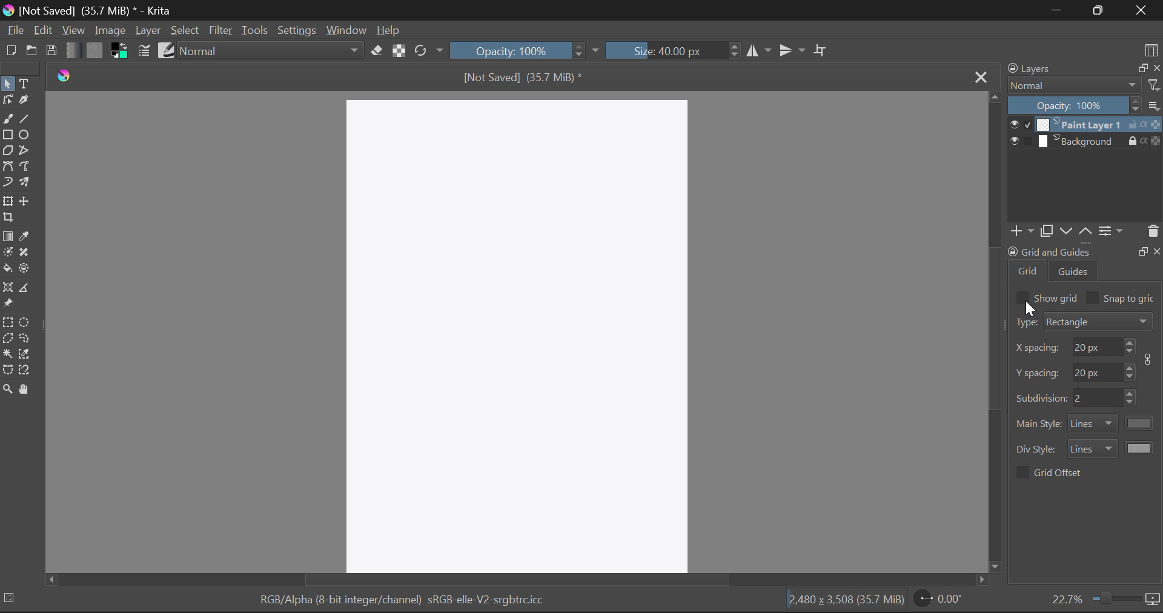 The width and height of the screenshot is (1163, 613). I want to click on show/hide, so click(1020, 141).